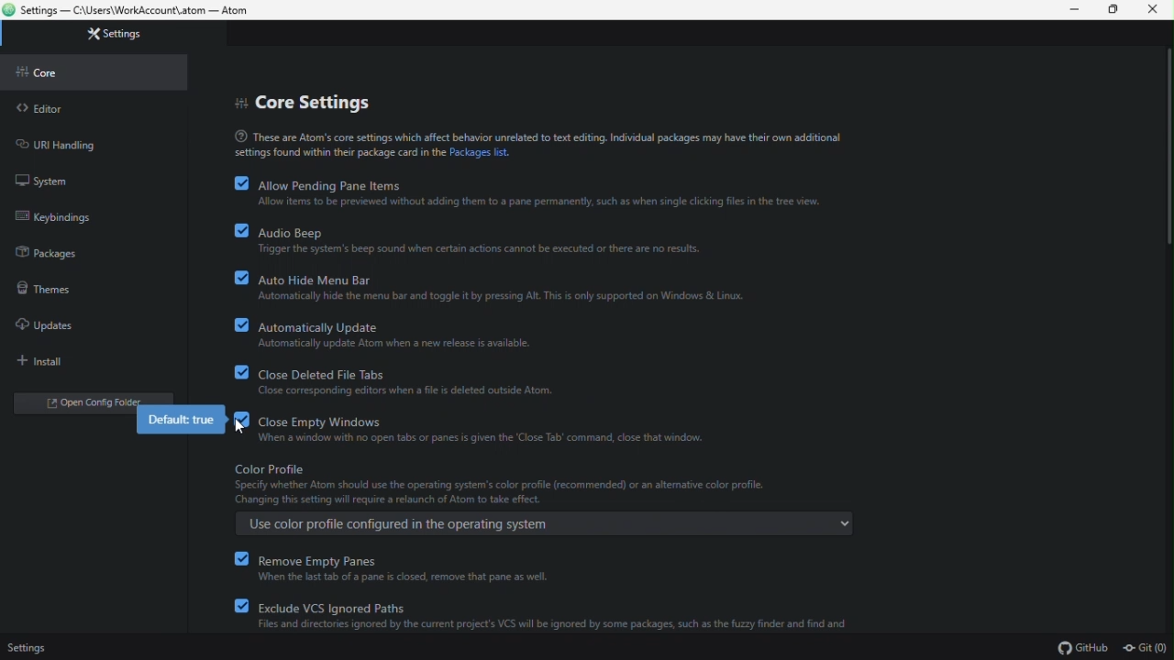 This screenshot has height=660, width=1174. I want to click on auto hide menu bar, so click(503, 286).